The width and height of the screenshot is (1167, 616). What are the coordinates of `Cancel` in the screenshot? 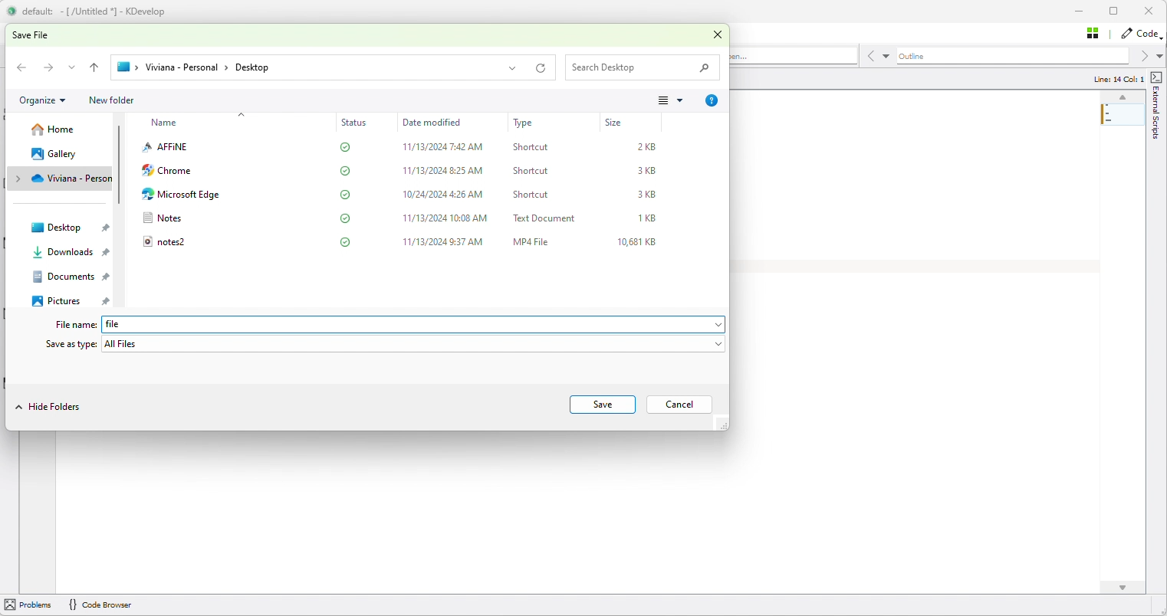 It's located at (677, 405).